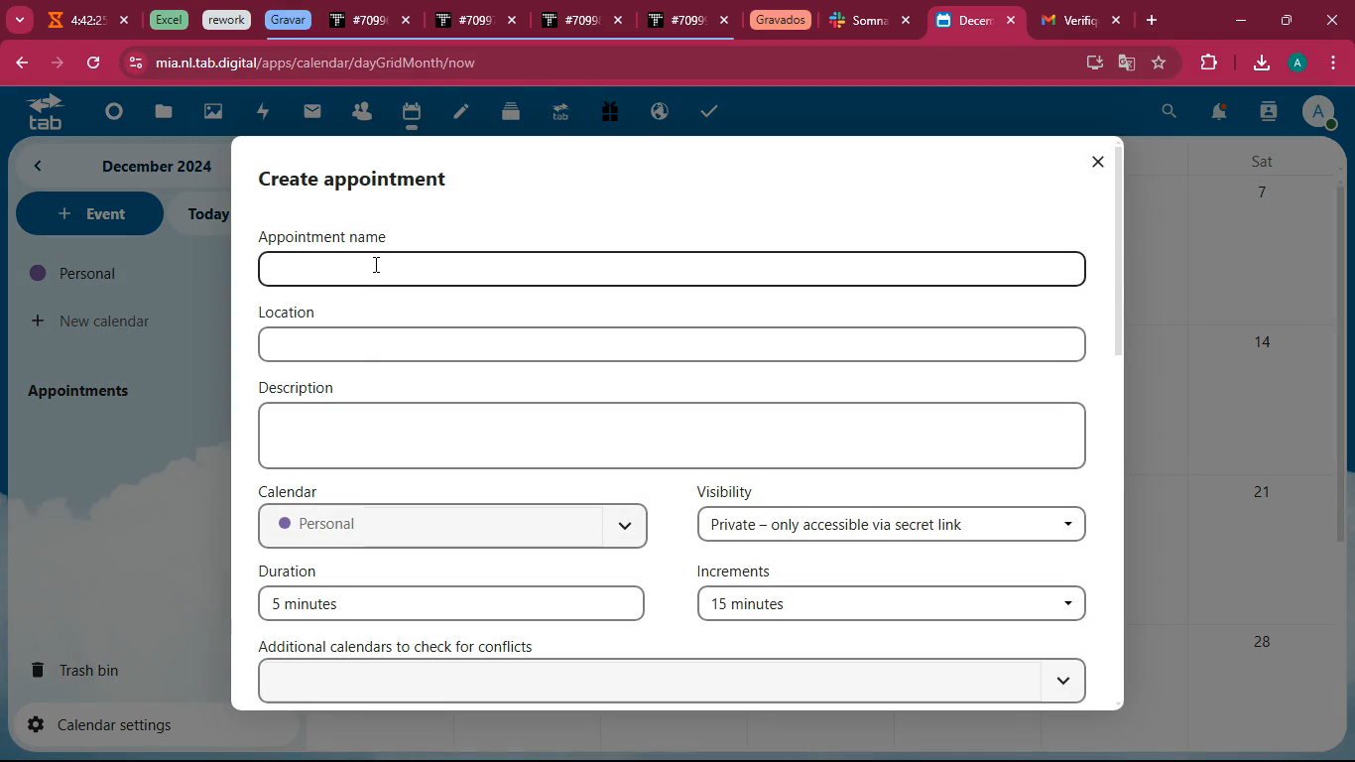  What do you see at coordinates (294, 490) in the screenshot?
I see `calendar` at bounding box center [294, 490].